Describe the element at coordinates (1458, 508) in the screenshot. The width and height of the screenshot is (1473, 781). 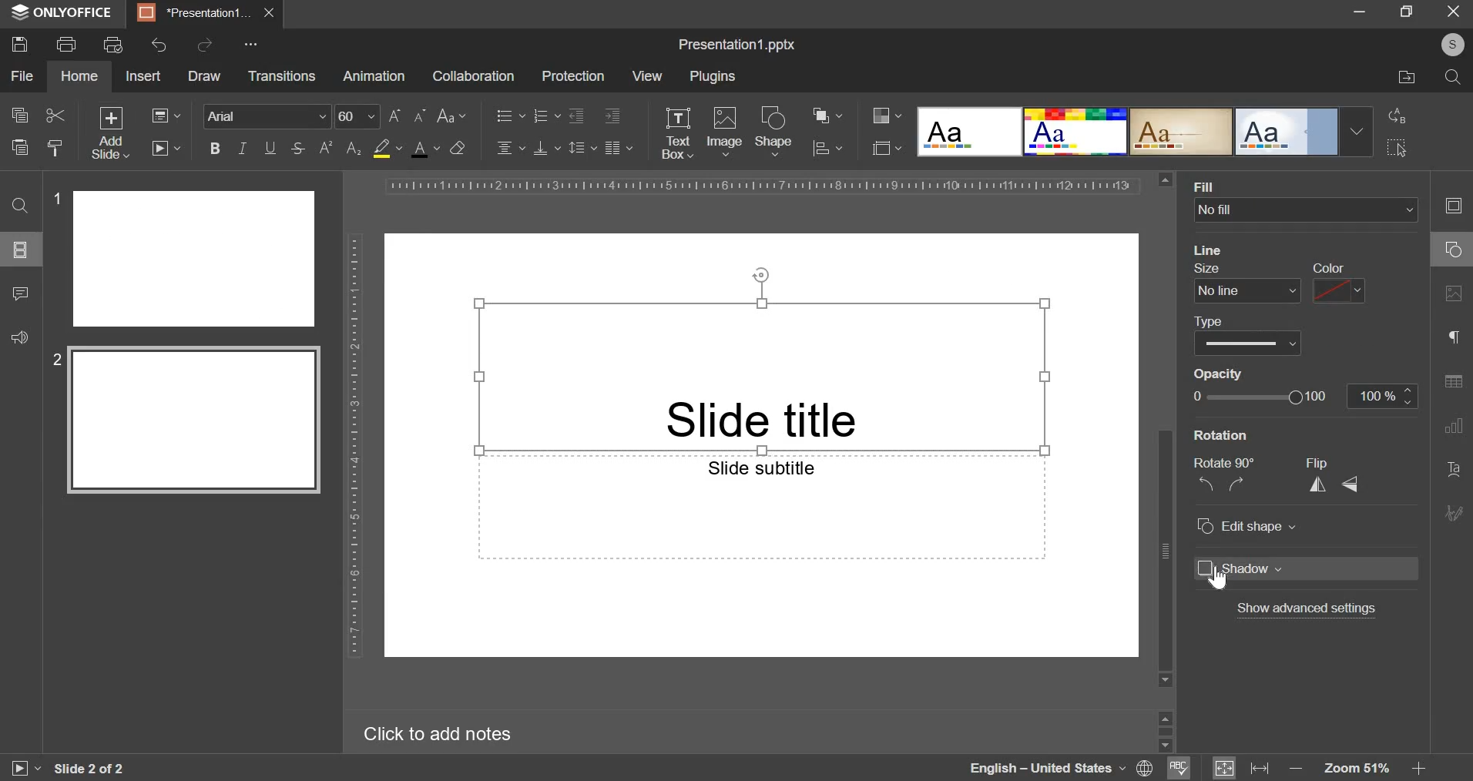
I see `draw tools` at that location.